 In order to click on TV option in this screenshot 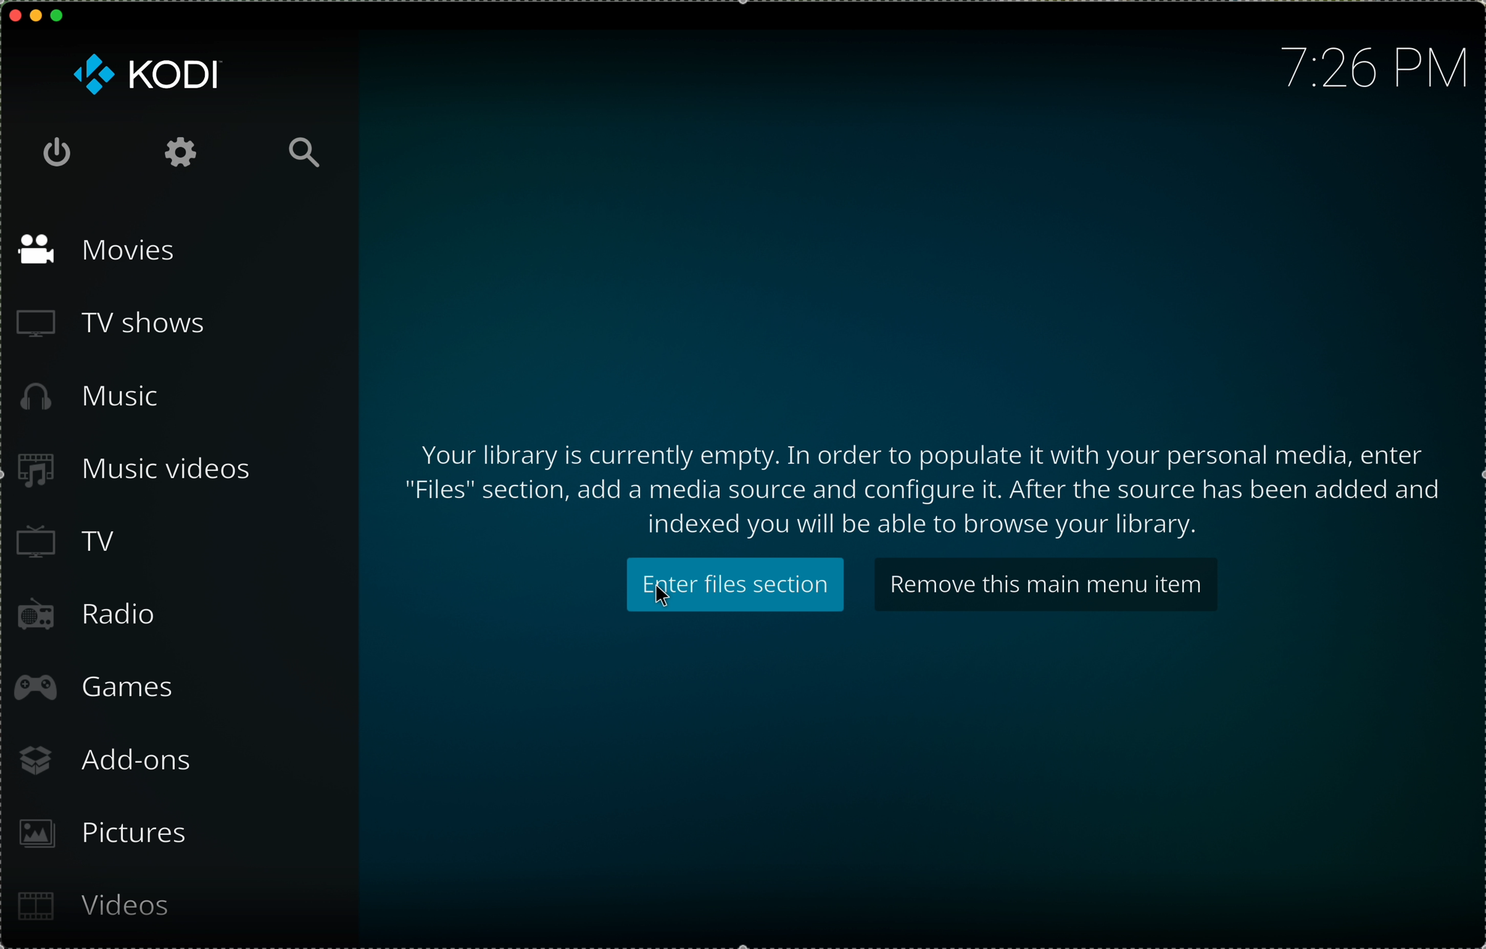, I will do `click(66, 545)`.